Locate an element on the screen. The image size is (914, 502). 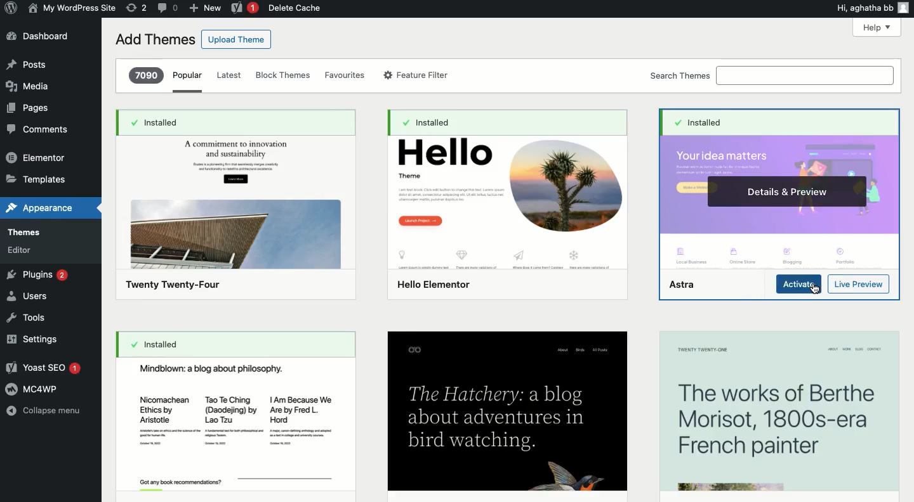
Astra Theme is located at coordinates (780, 200).